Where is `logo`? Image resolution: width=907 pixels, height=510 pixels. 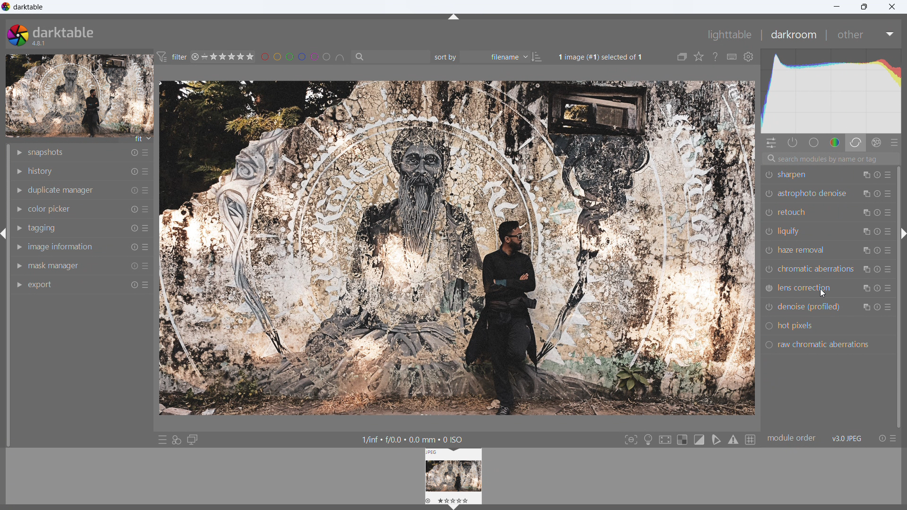 logo is located at coordinates (18, 34).